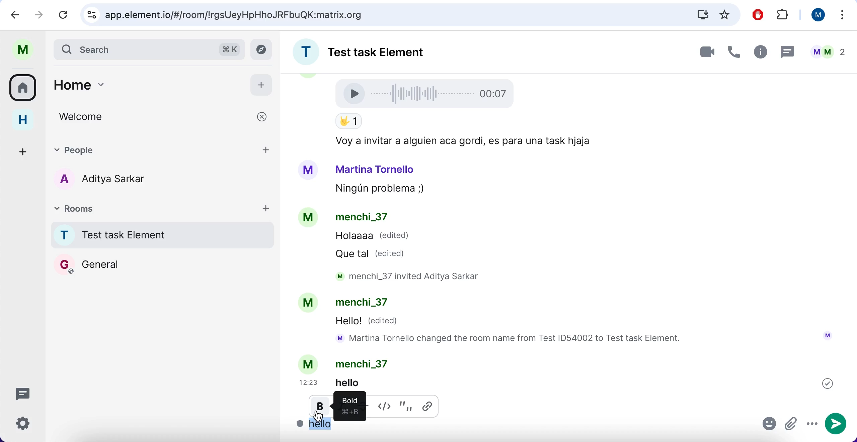 The image size is (857, 442). Describe the element at coordinates (63, 14) in the screenshot. I see `reload current page` at that location.